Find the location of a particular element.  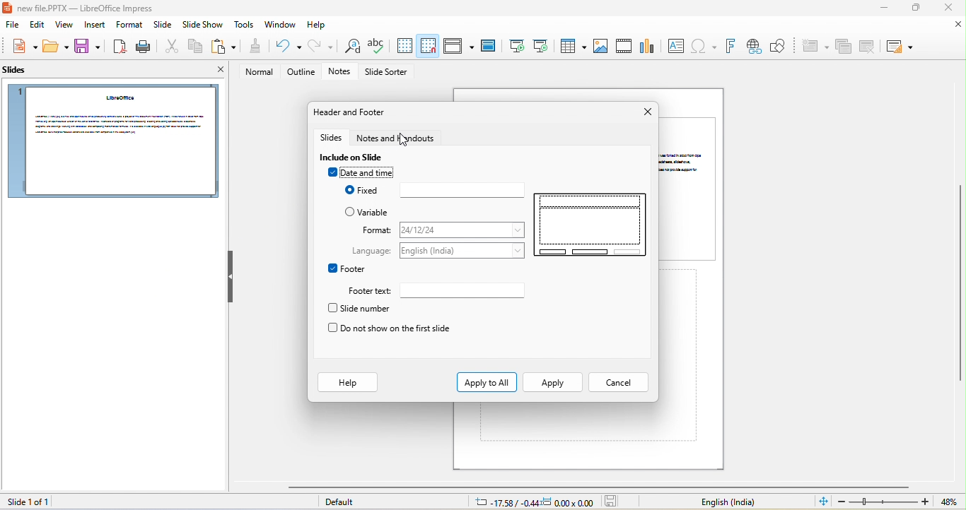

help is located at coordinates (347, 383).